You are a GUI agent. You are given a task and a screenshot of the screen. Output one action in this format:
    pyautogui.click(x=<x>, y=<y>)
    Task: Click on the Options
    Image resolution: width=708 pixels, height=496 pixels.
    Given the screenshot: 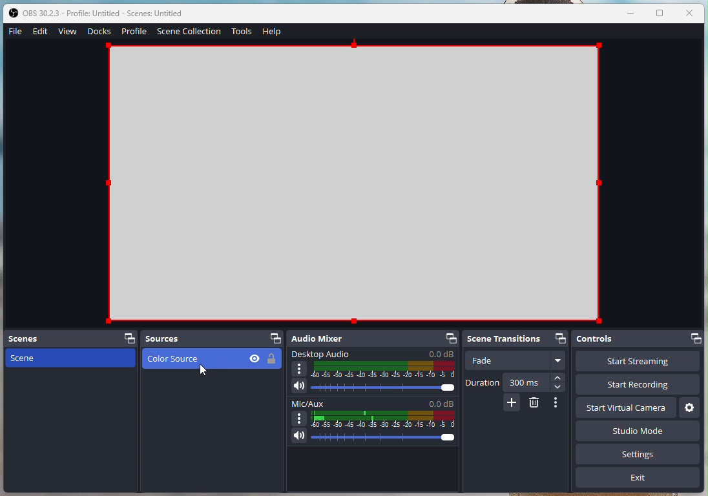 What is the action you would take?
    pyautogui.click(x=558, y=402)
    